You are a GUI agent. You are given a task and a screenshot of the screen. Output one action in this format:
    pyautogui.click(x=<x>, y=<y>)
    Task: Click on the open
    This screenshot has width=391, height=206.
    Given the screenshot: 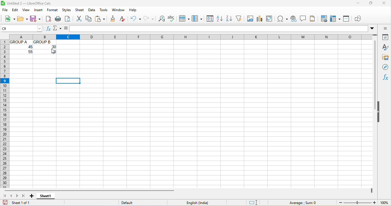 What is the action you would take?
    pyautogui.click(x=23, y=19)
    